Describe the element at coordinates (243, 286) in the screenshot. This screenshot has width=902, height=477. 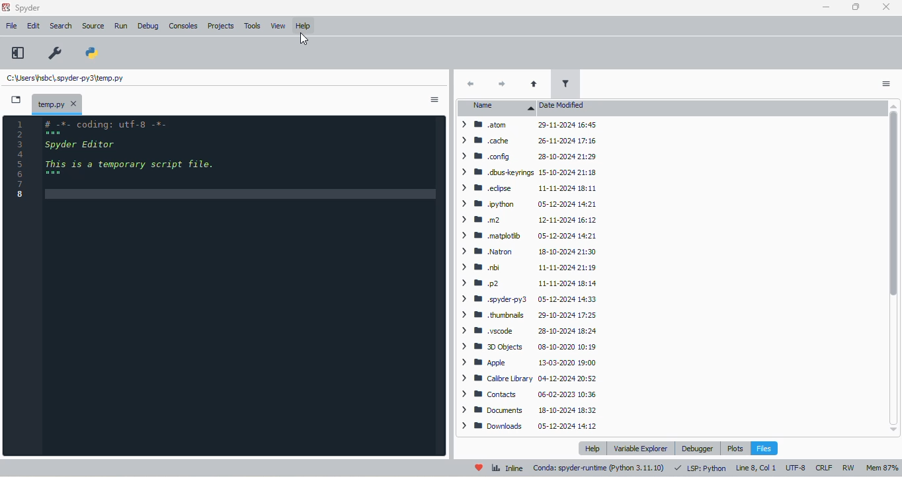
I see `editor` at that location.